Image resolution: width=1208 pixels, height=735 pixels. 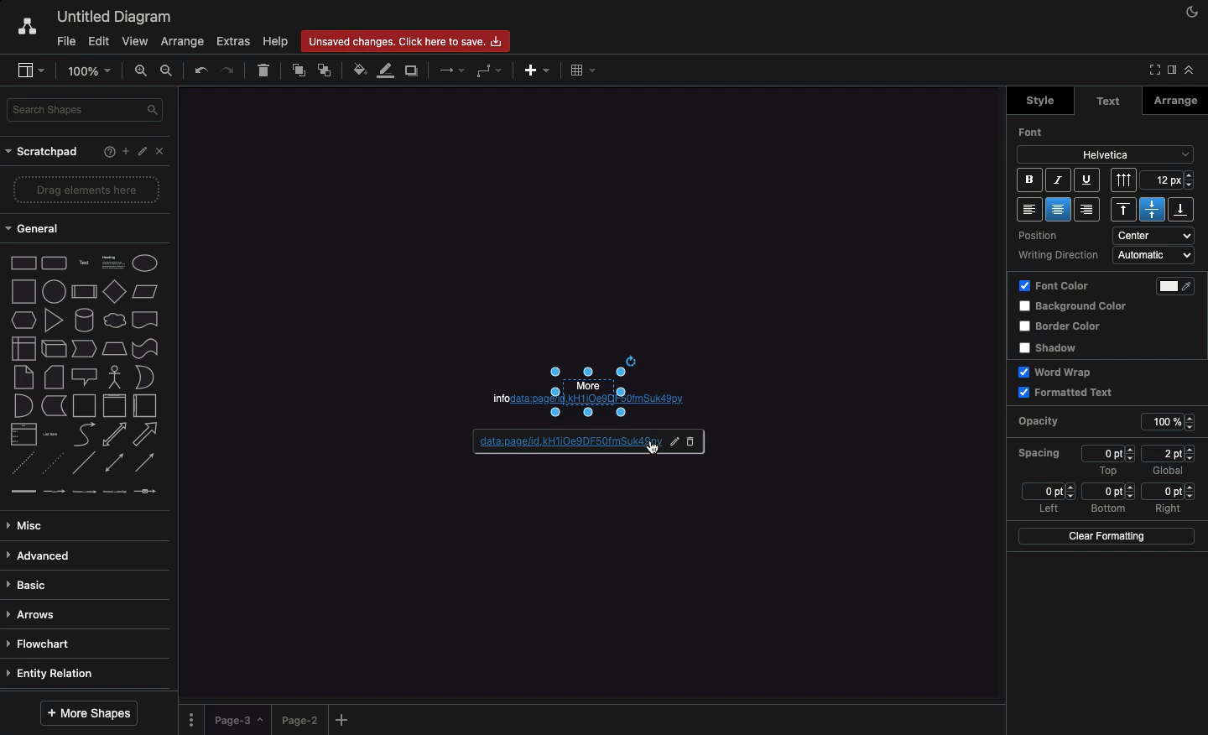 I want to click on Options, so click(x=193, y=719).